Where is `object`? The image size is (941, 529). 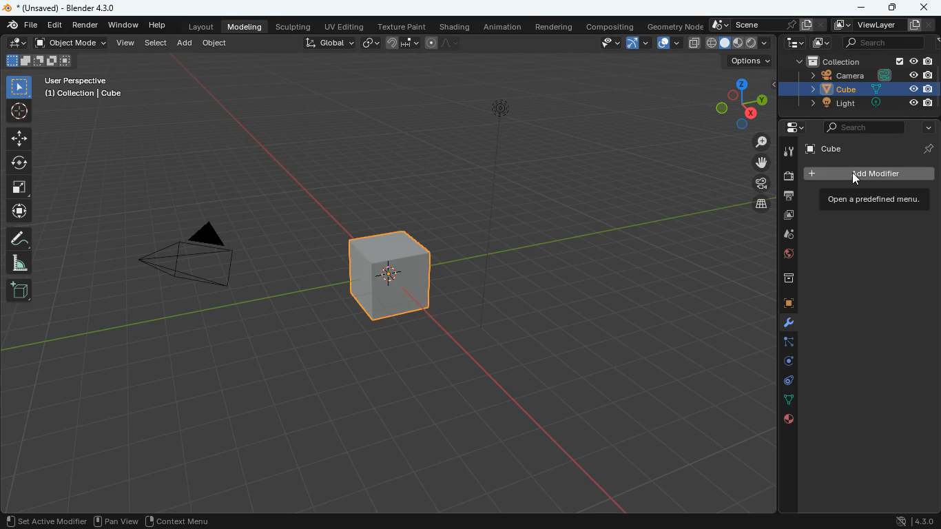
object is located at coordinates (216, 45).